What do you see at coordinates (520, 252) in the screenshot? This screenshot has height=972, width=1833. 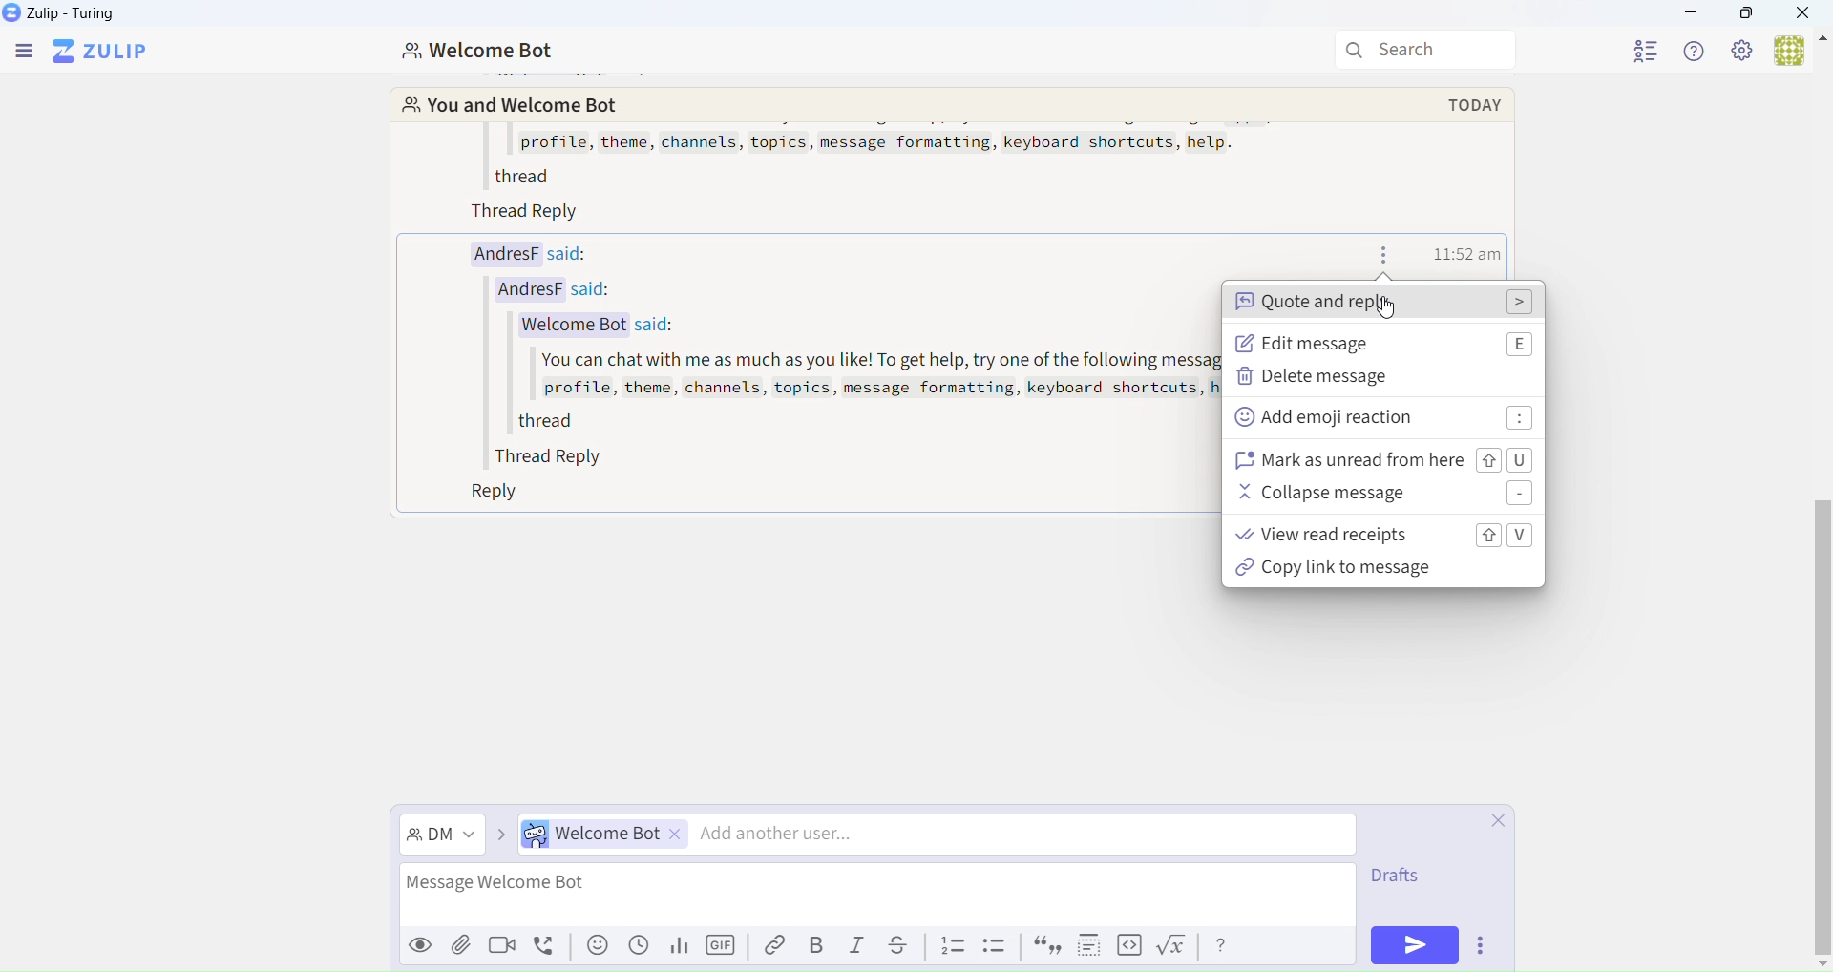 I see `AndresF said:` at bounding box center [520, 252].